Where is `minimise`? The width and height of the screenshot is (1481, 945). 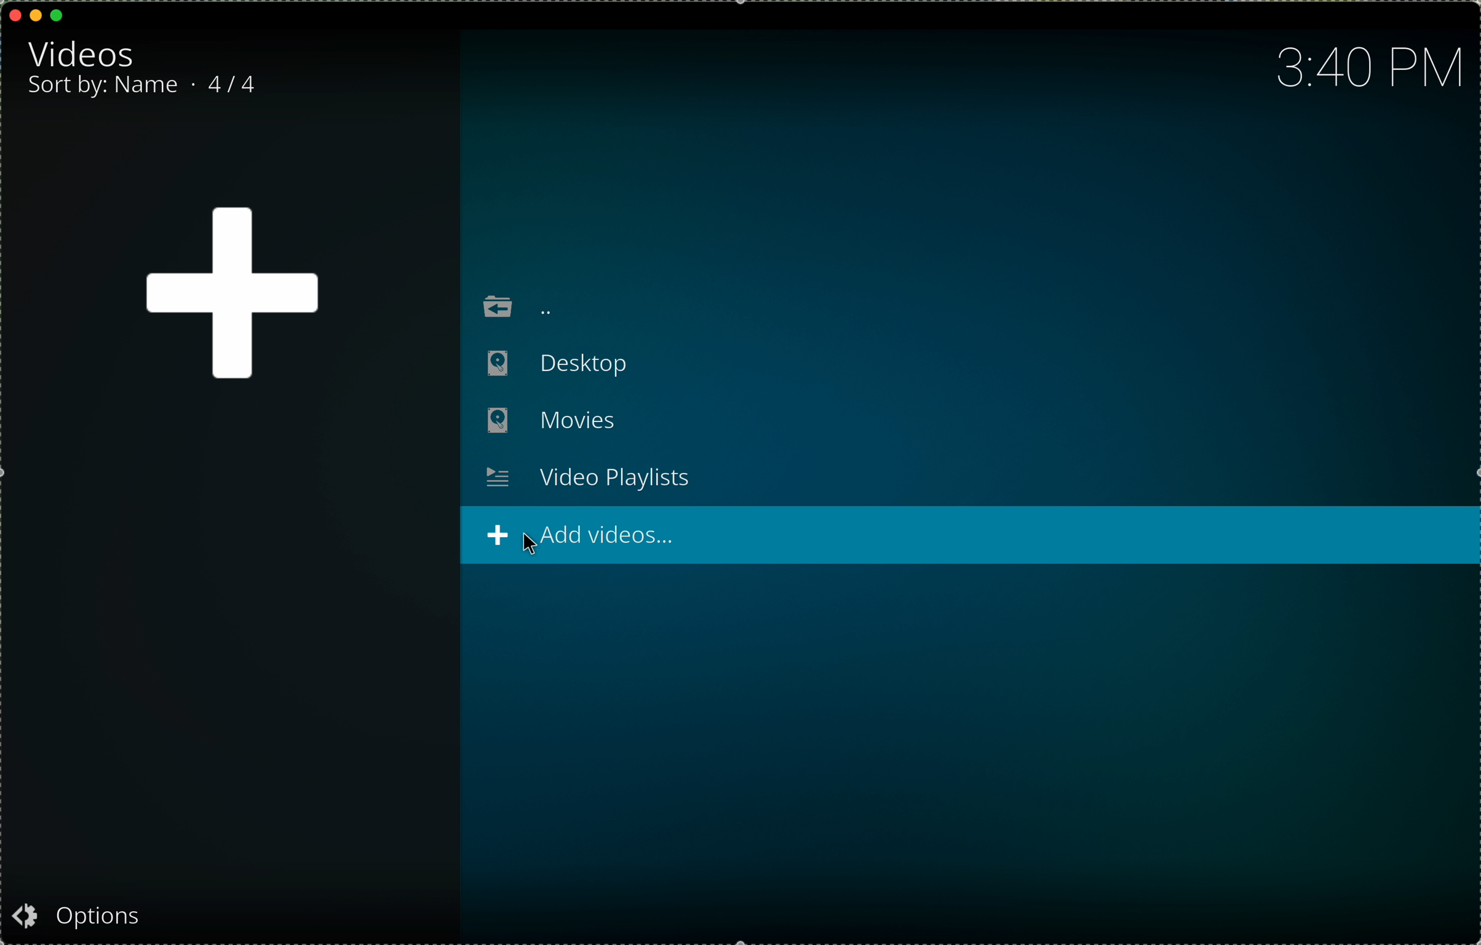 minimise is located at coordinates (36, 14).